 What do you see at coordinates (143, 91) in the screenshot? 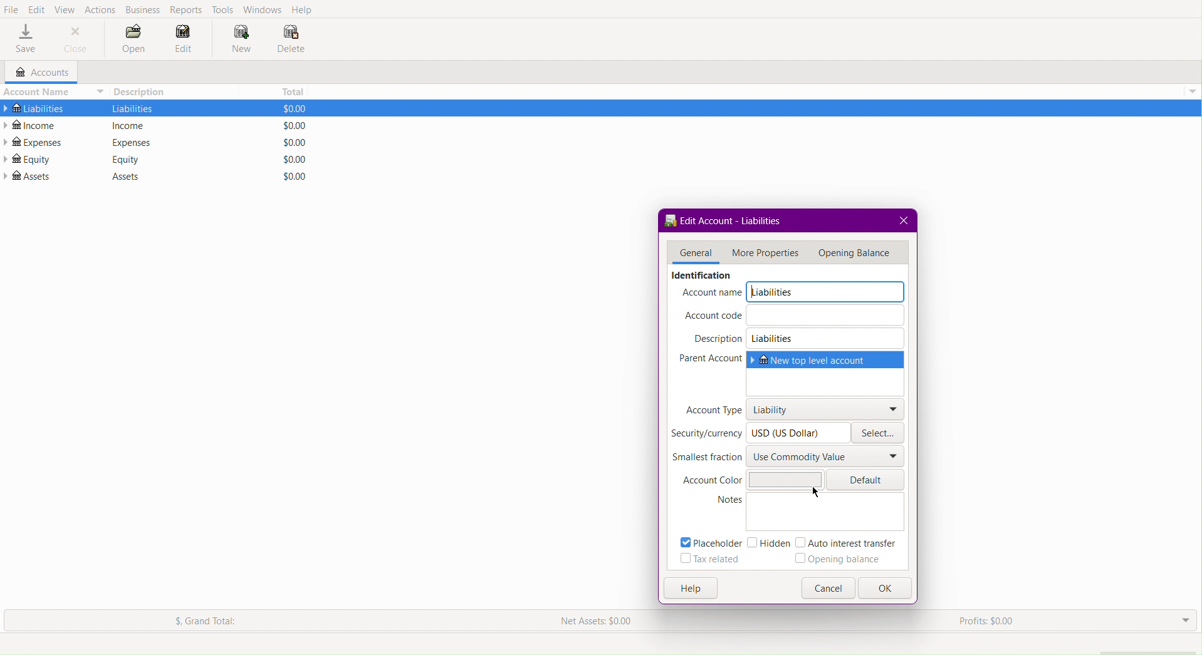
I see `Description` at bounding box center [143, 91].